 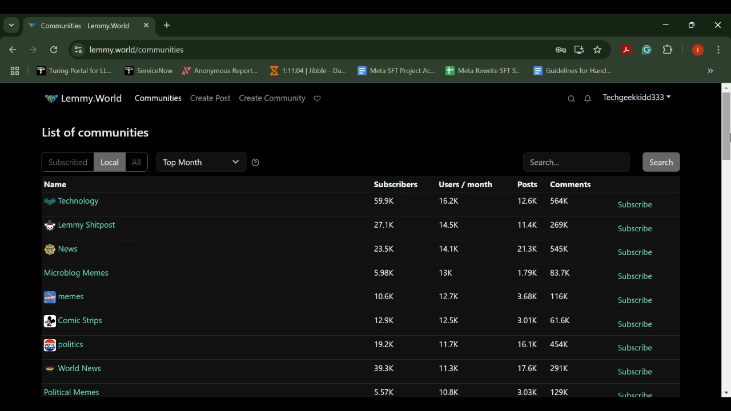 What do you see at coordinates (527, 369) in the screenshot?
I see `17.6K` at bounding box center [527, 369].